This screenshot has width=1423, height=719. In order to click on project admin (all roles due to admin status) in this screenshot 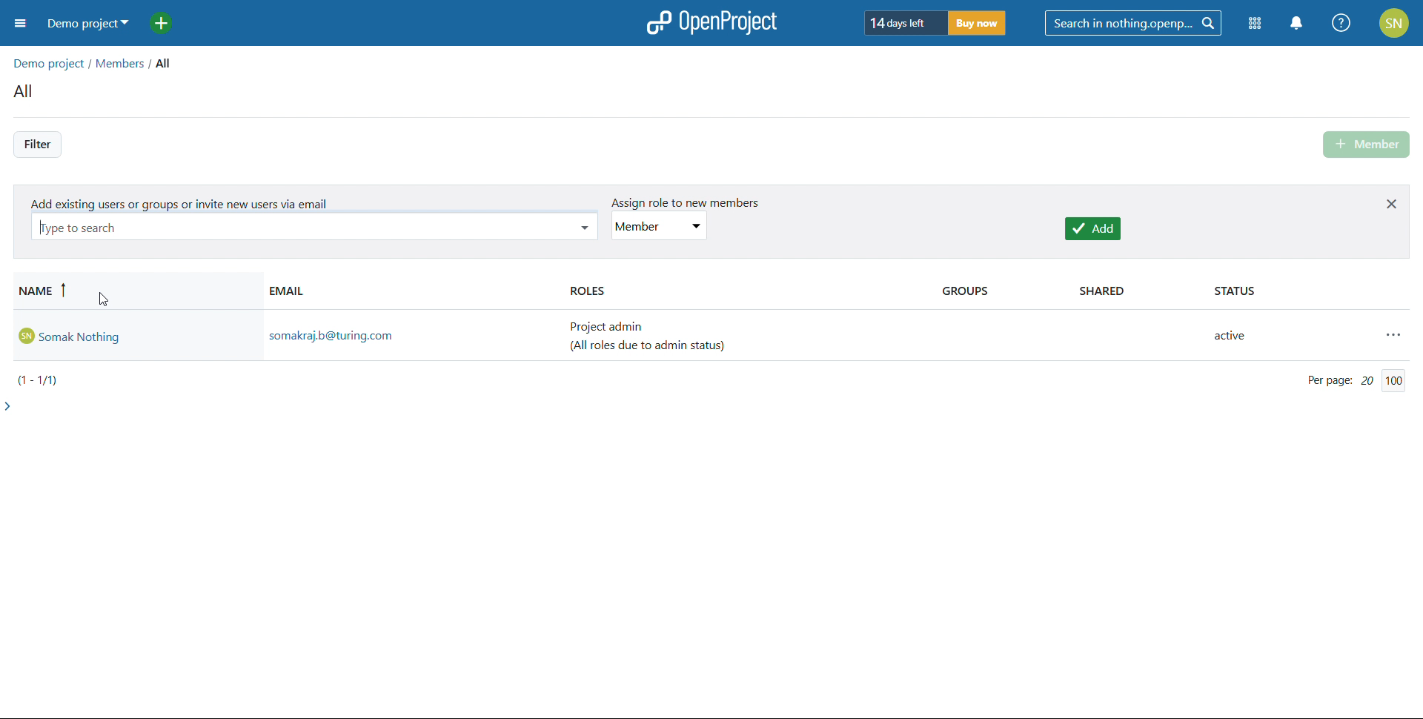, I will do `click(655, 337)`.